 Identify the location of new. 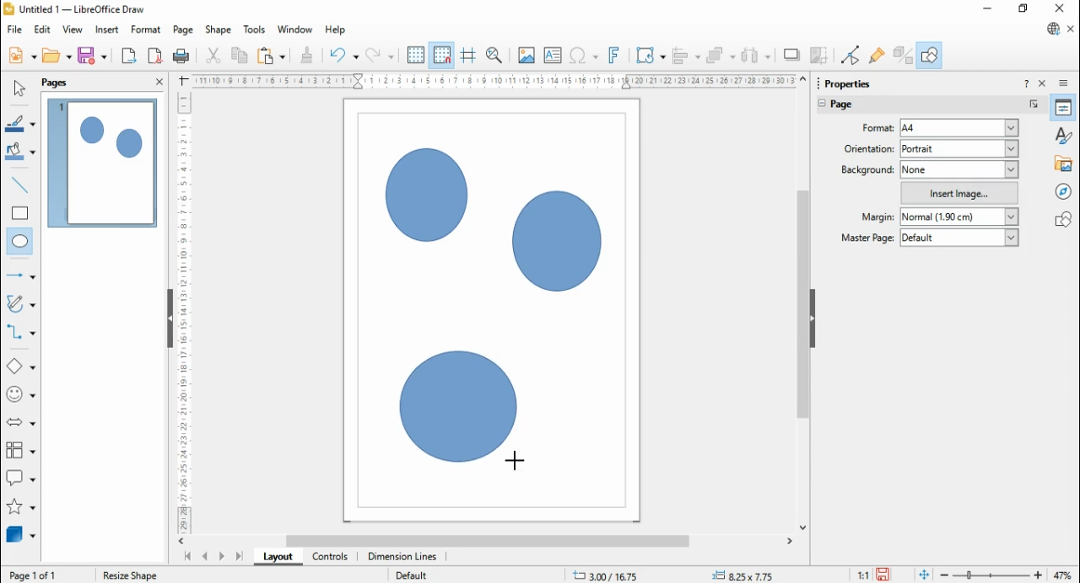
(22, 55).